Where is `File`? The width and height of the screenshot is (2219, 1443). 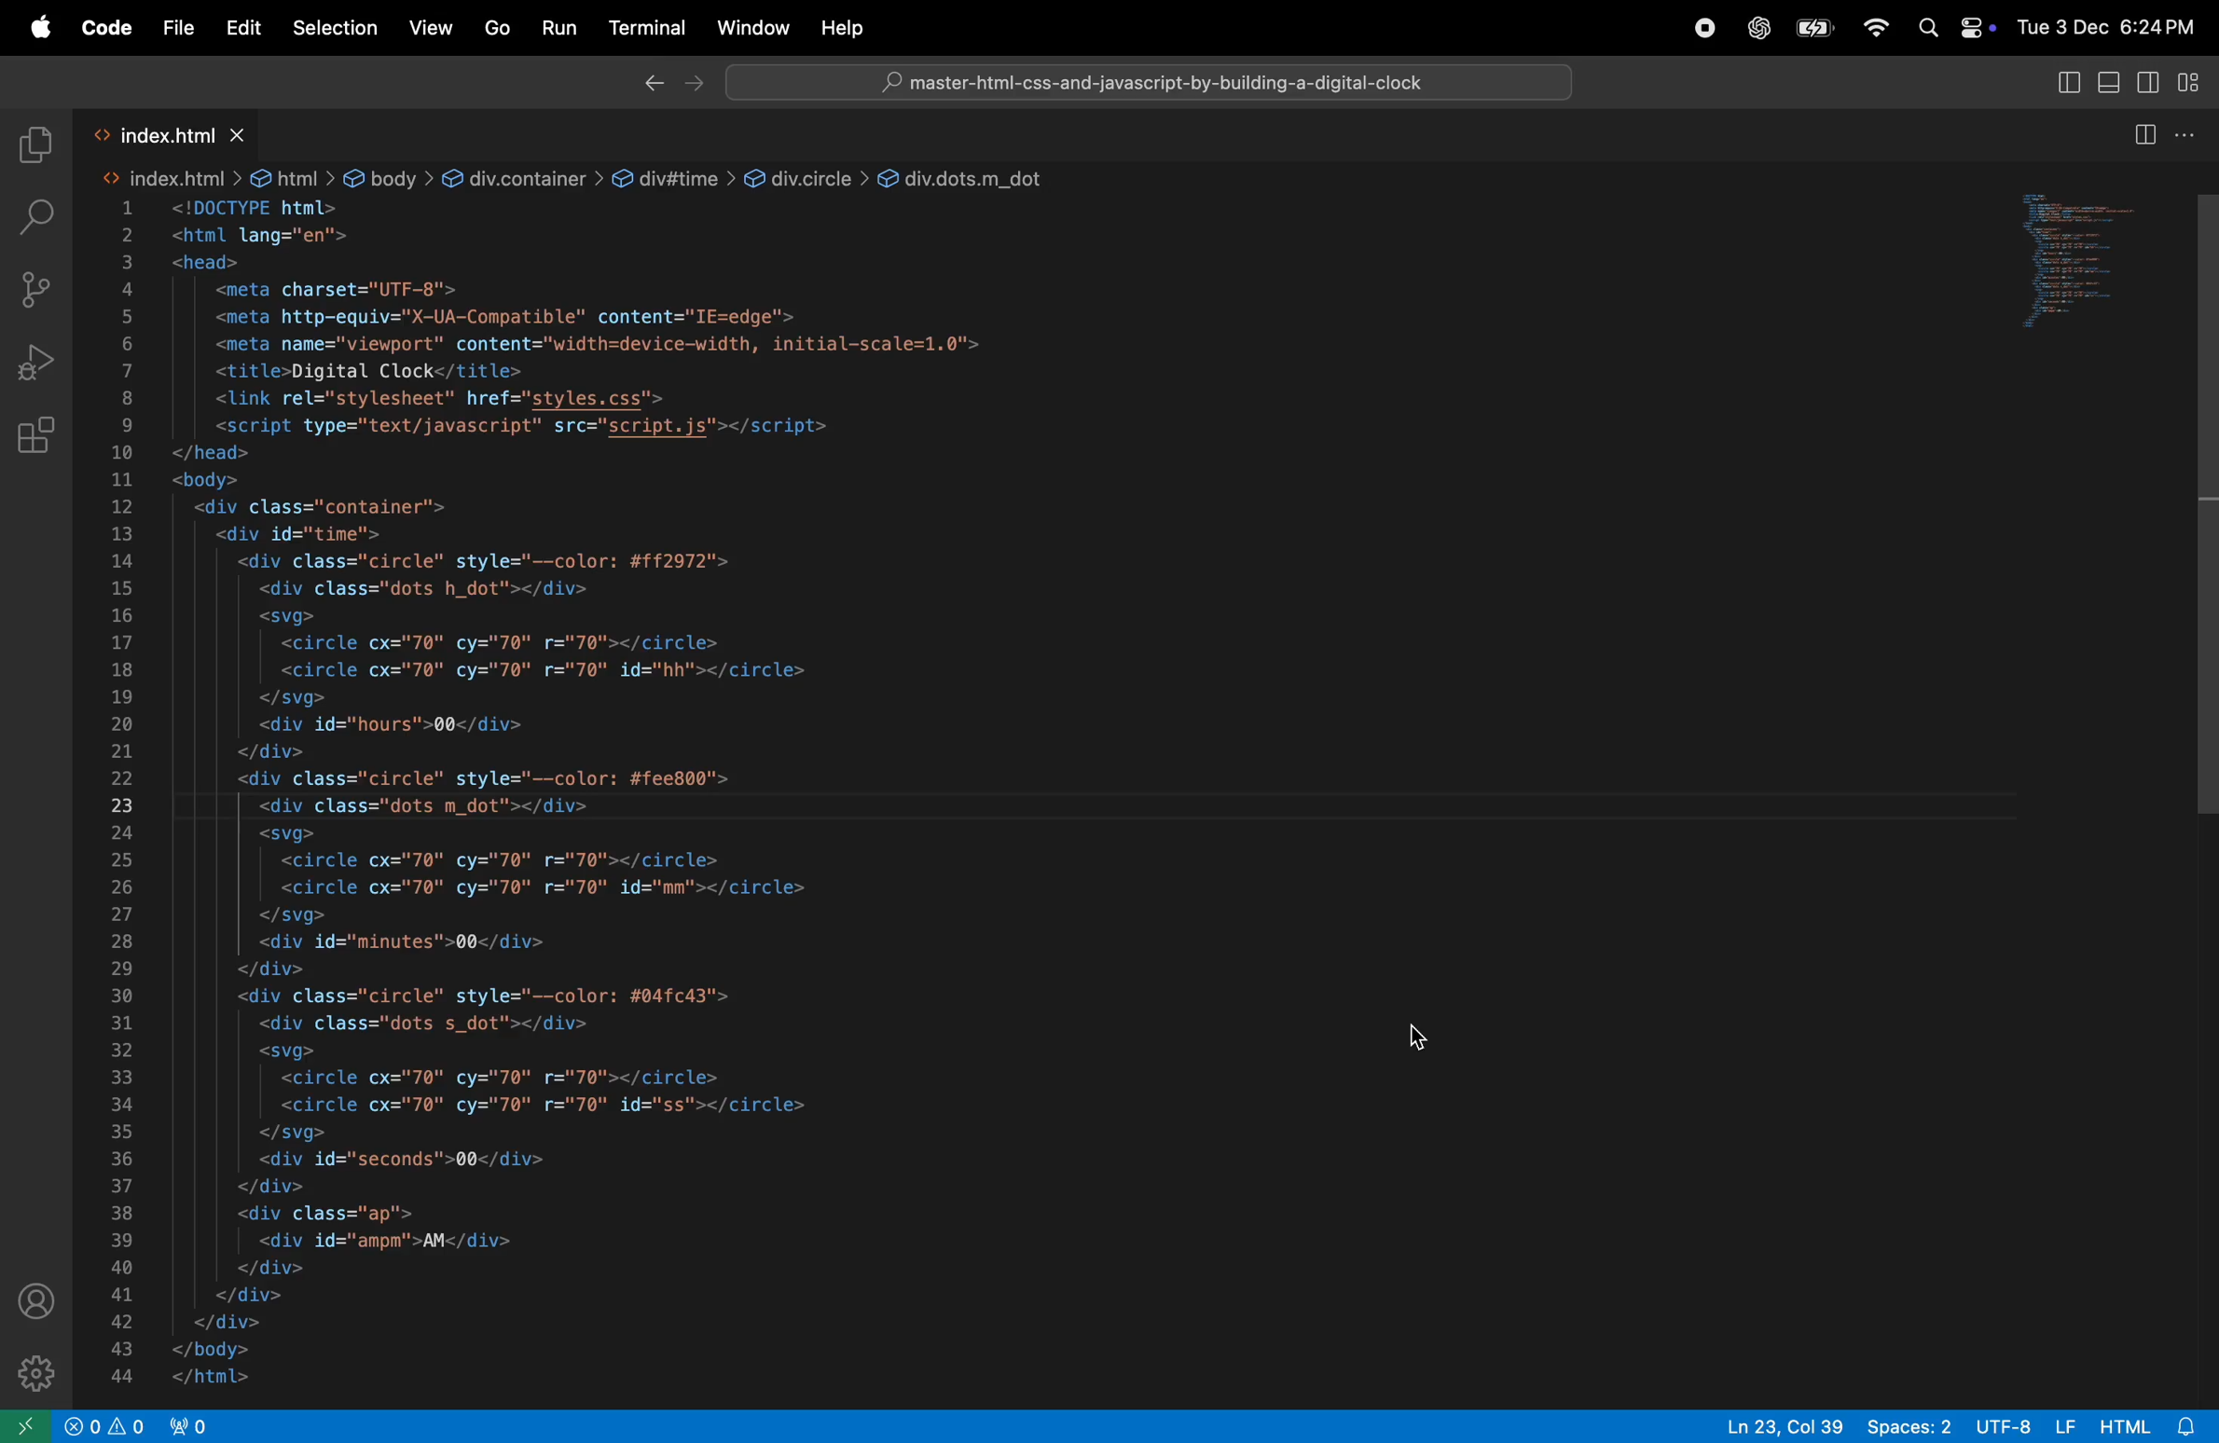 File is located at coordinates (173, 23).